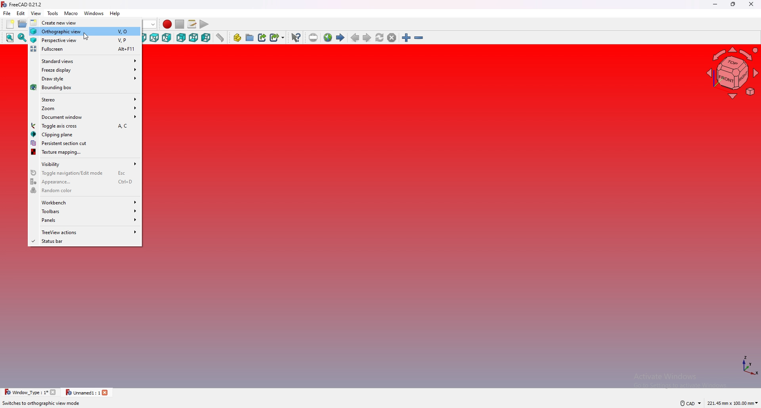 The image size is (761, 408). Describe the element at coordinates (220, 37) in the screenshot. I see `measure distance` at that location.